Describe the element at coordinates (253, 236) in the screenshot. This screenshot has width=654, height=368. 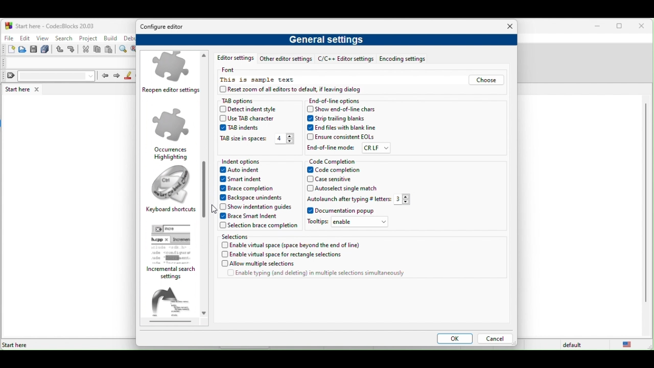
I see `selections` at that location.